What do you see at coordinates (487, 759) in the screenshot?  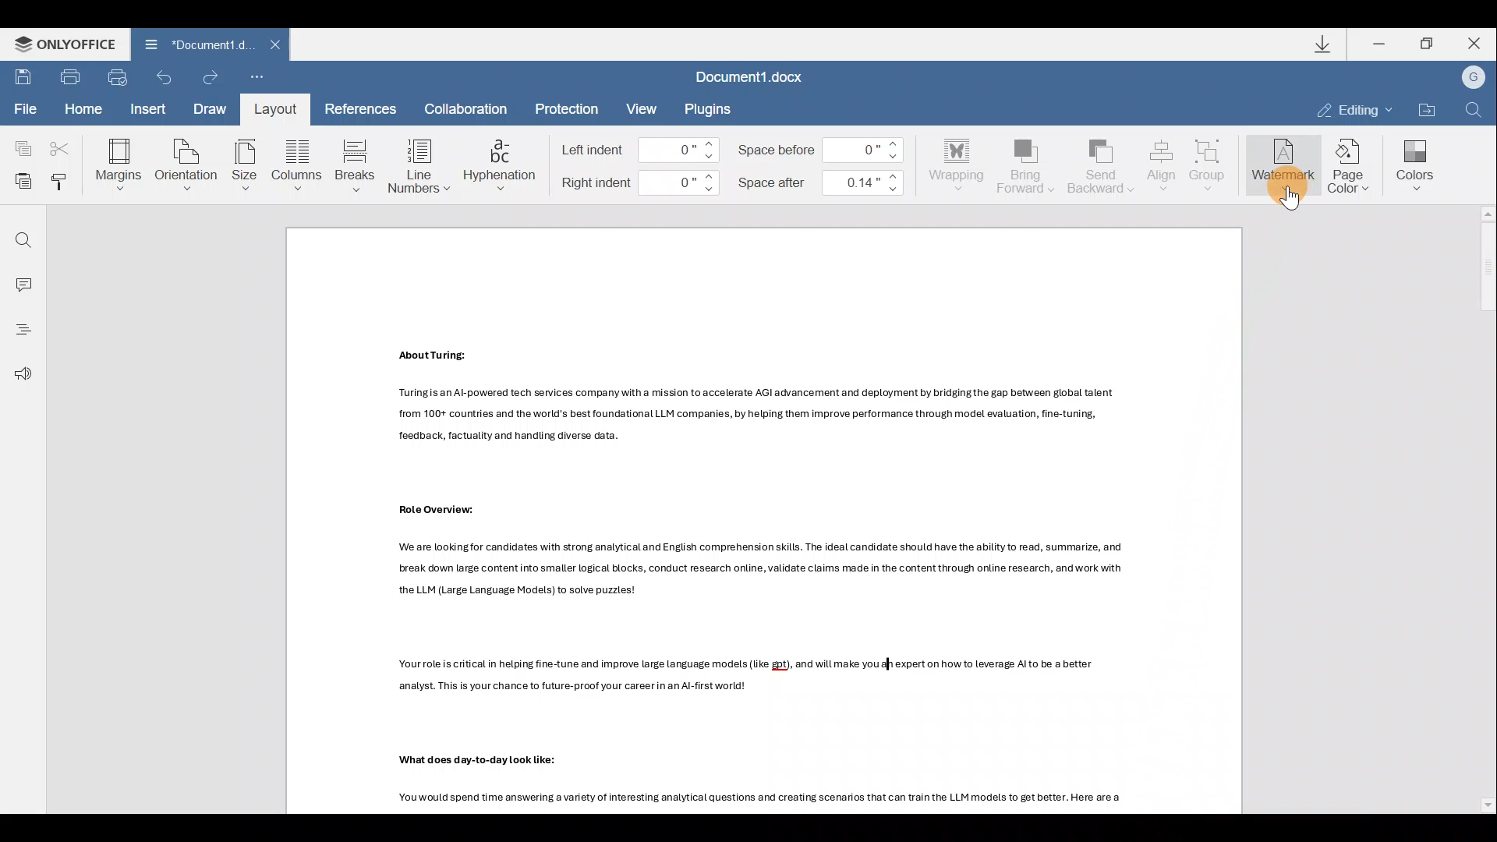 I see `` at bounding box center [487, 759].